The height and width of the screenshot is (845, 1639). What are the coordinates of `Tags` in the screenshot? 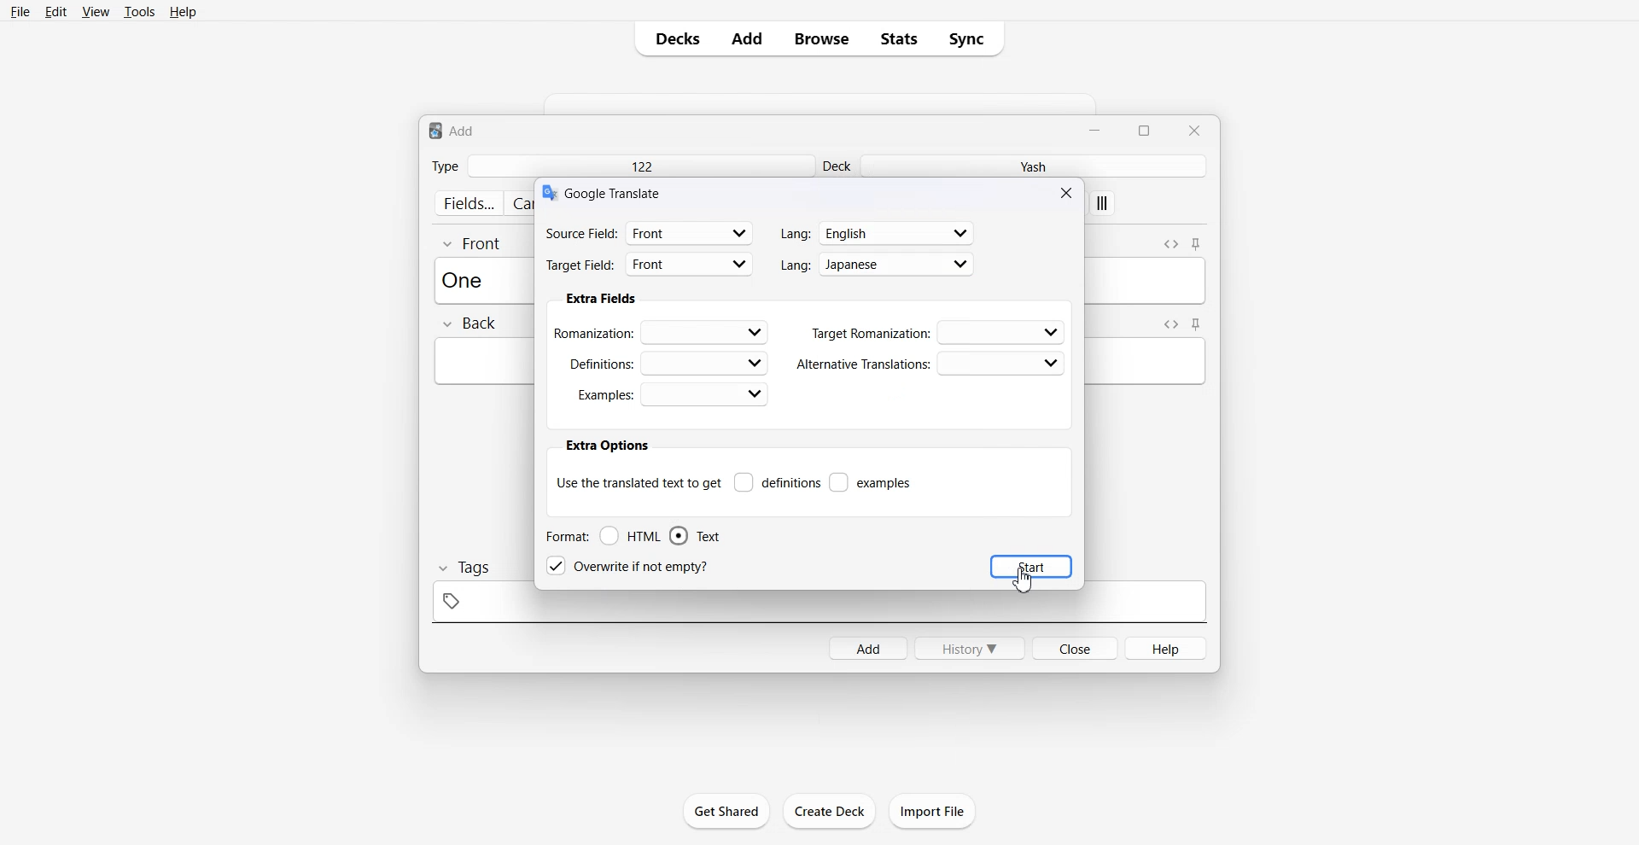 It's located at (463, 568).